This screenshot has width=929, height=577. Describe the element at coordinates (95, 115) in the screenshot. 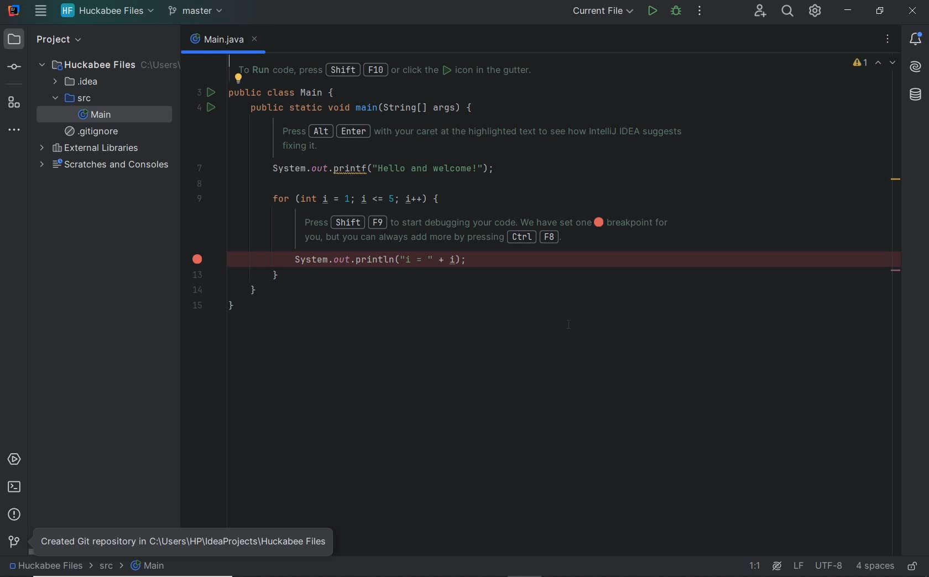

I see `main` at that location.